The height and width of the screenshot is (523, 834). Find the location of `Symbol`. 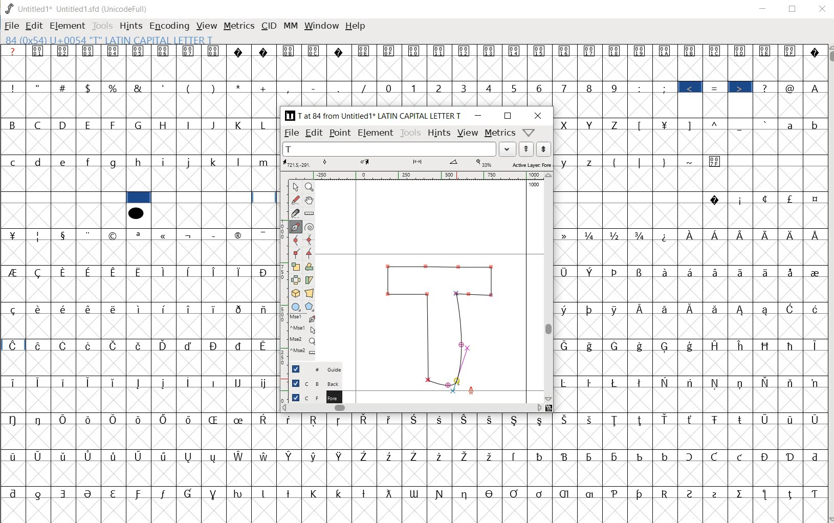

Symbol is located at coordinates (314, 421).